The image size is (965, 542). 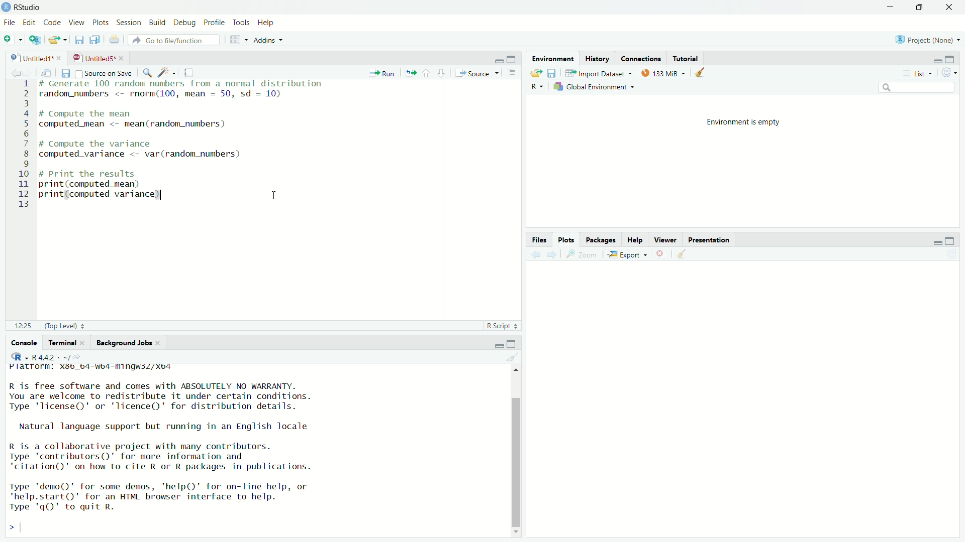 What do you see at coordinates (98, 367) in the screenshot?
I see `Platrorm: Xx36_64-wb4-mingws3Z/Xo4` at bounding box center [98, 367].